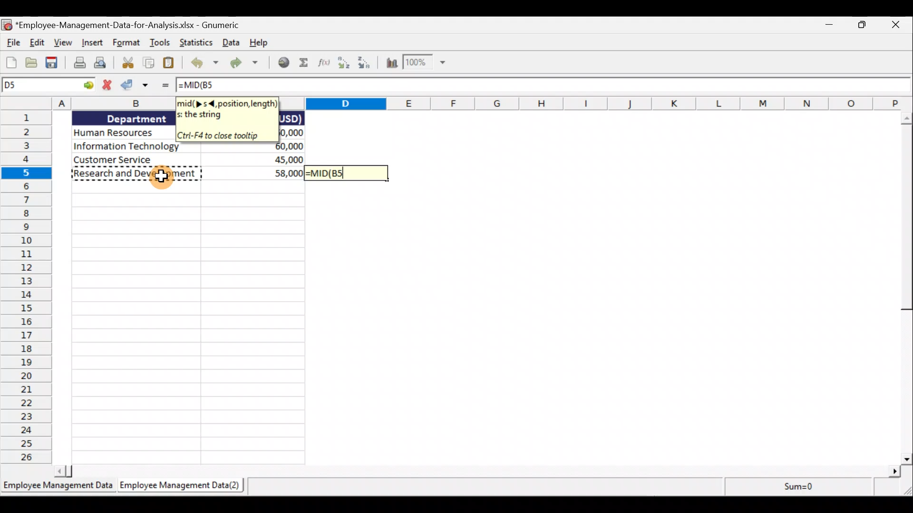 This screenshot has width=913, height=513. Describe the element at coordinates (161, 43) in the screenshot. I see `Tools` at that location.